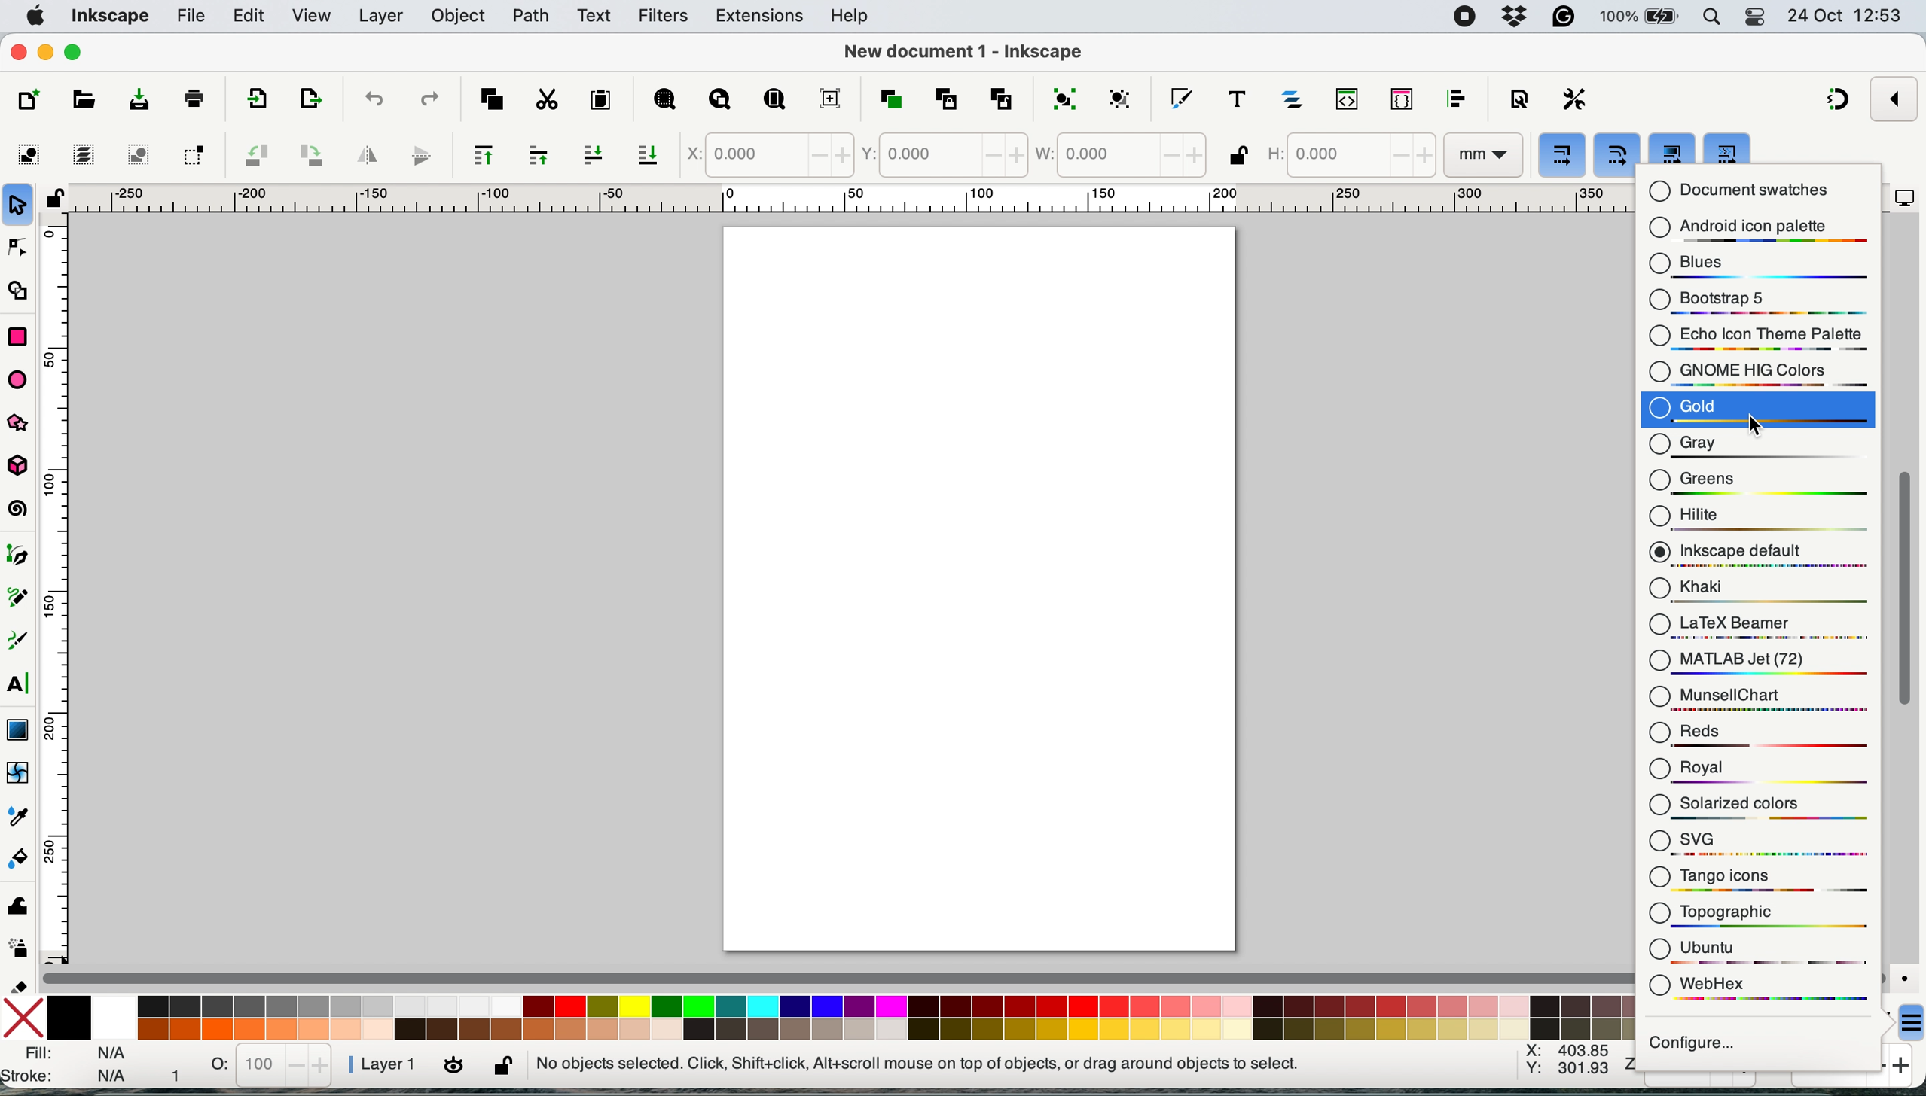  What do you see at coordinates (1747, 224) in the screenshot?
I see `android icon palette` at bounding box center [1747, 224].